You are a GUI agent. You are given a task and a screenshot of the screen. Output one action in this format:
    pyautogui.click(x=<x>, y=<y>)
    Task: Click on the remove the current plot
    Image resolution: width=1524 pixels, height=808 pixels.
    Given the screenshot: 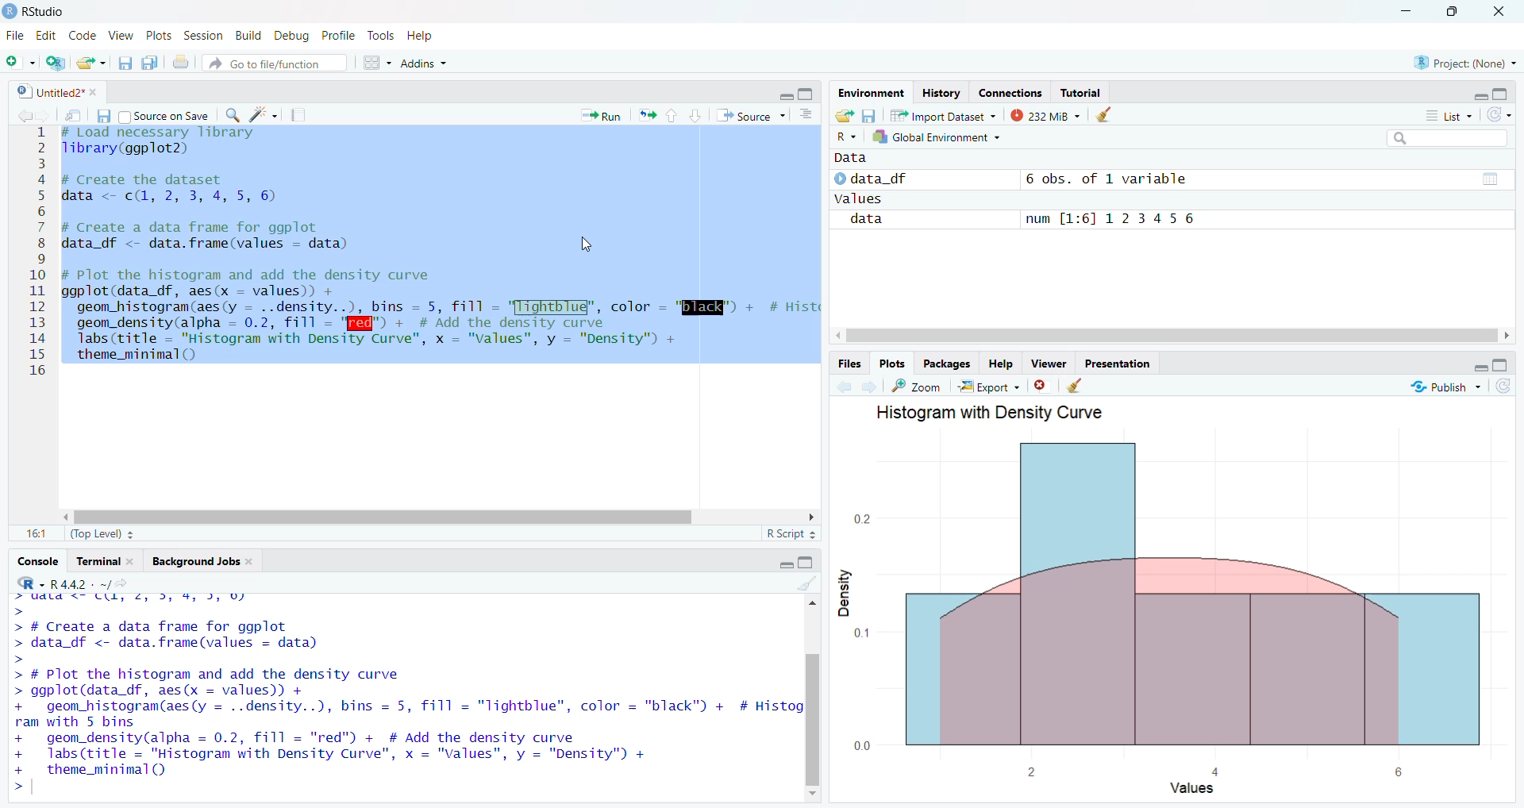 What is the action you would take?
    pyautogui.click(x=1042, y=386)
    